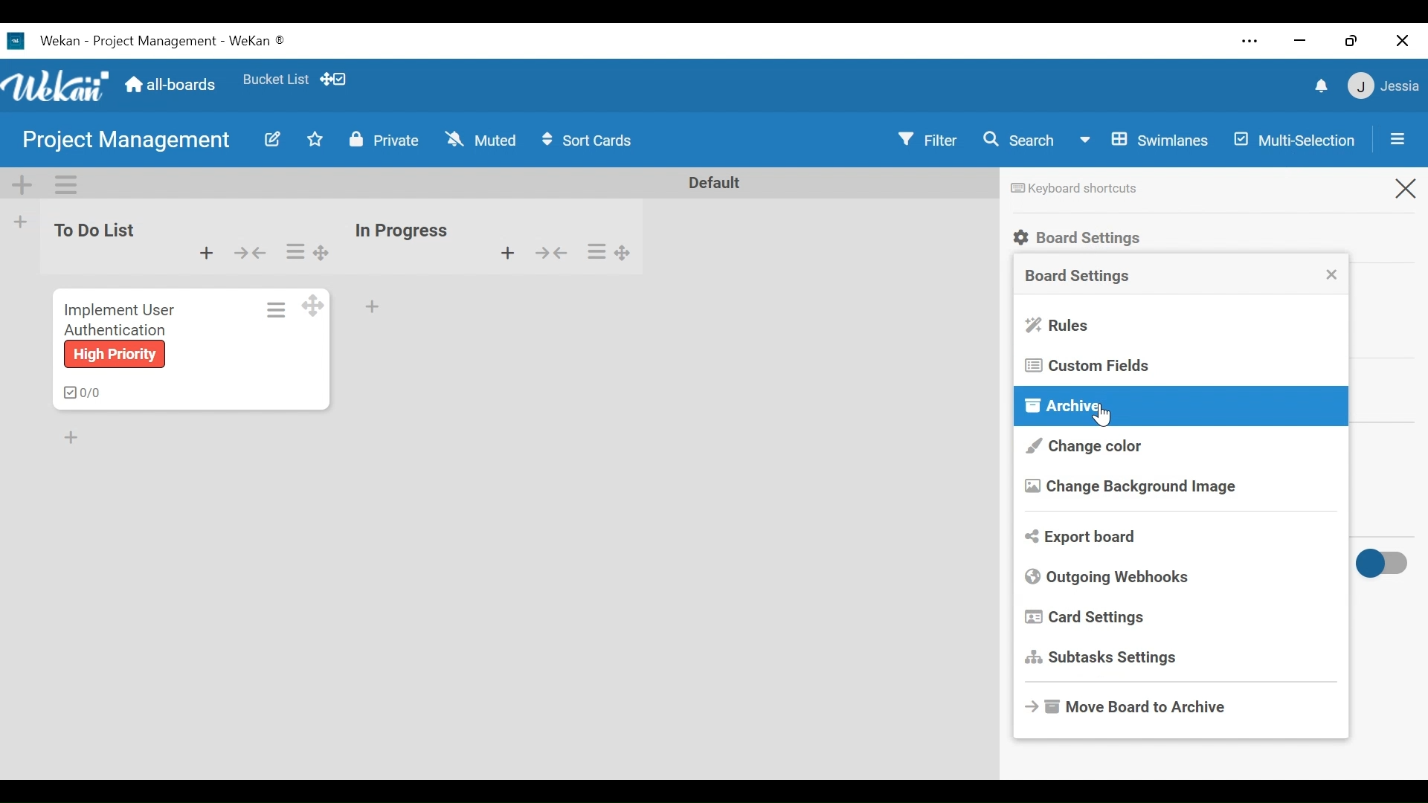 The height and width of the screenshot is (803, 1428). I want to click on Board View, so click(1142, 140).